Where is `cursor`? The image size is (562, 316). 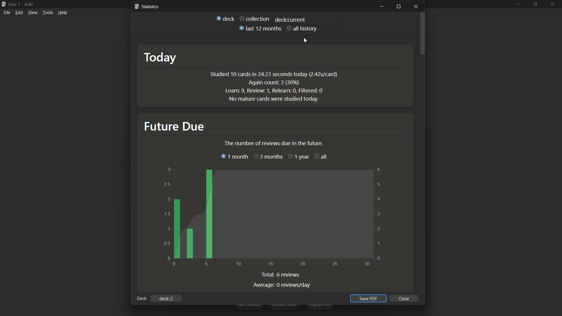 cursor is located at coordinates (306, 39).